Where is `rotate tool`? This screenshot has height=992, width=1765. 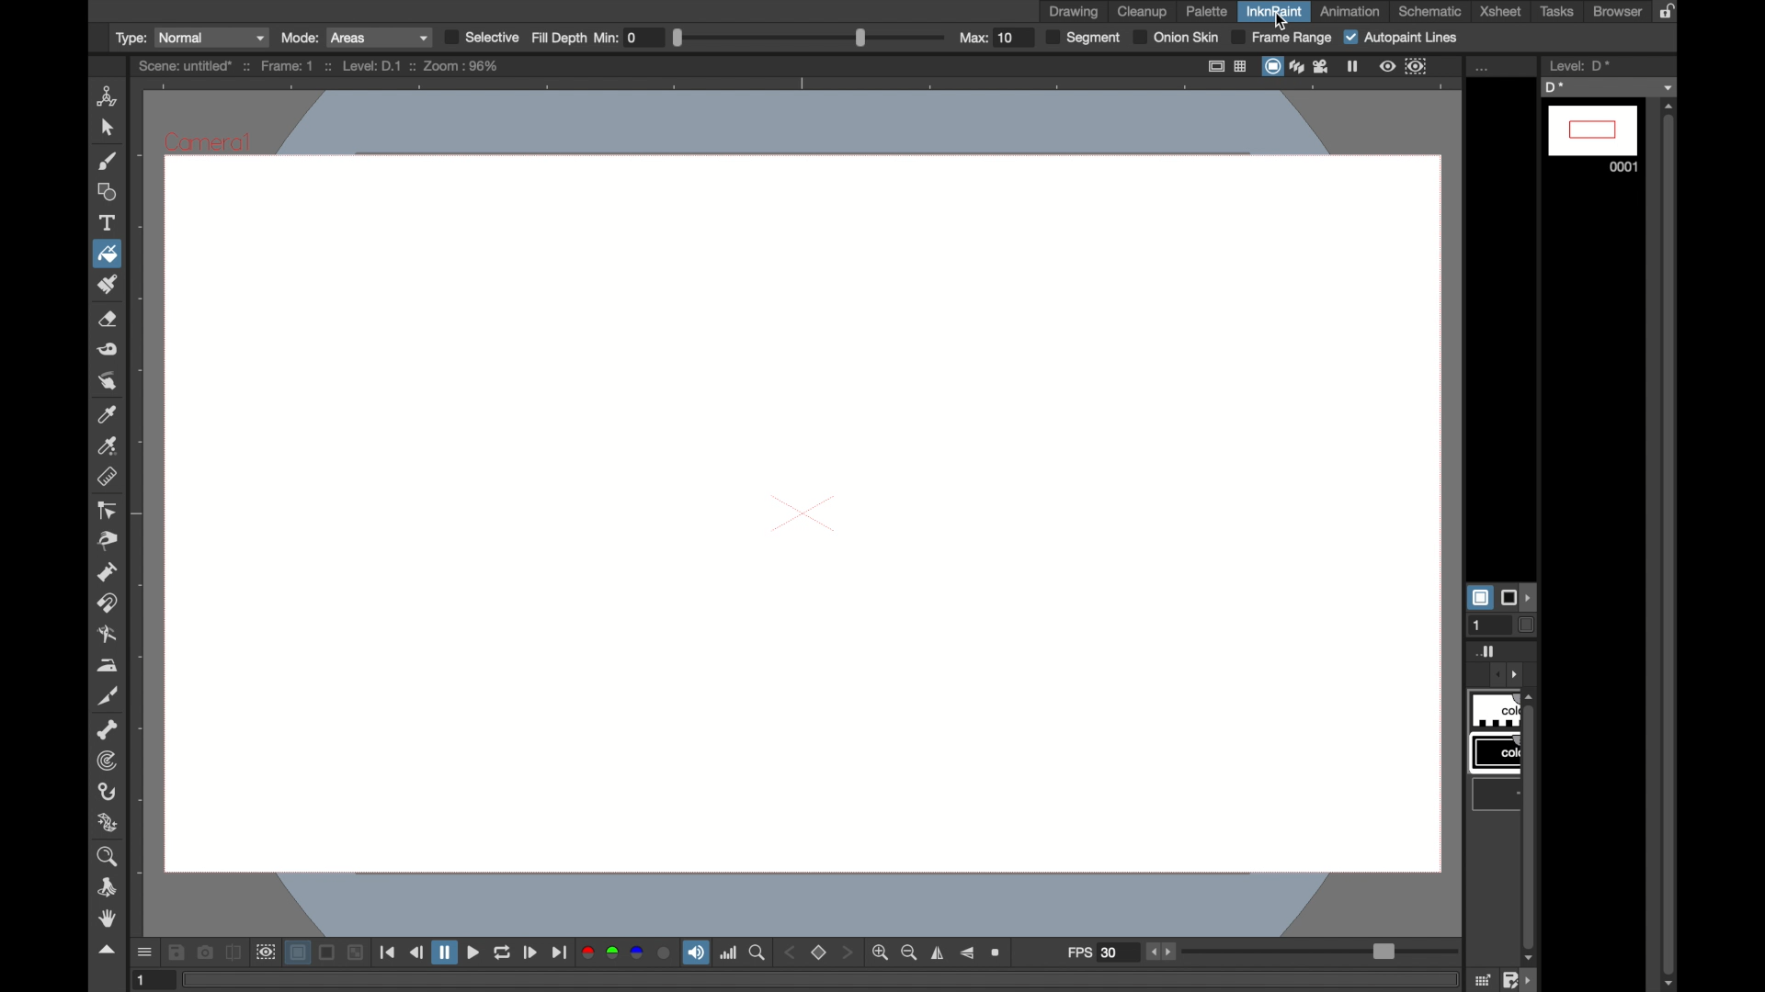 rotate tool is located at coordinates (108, 887).